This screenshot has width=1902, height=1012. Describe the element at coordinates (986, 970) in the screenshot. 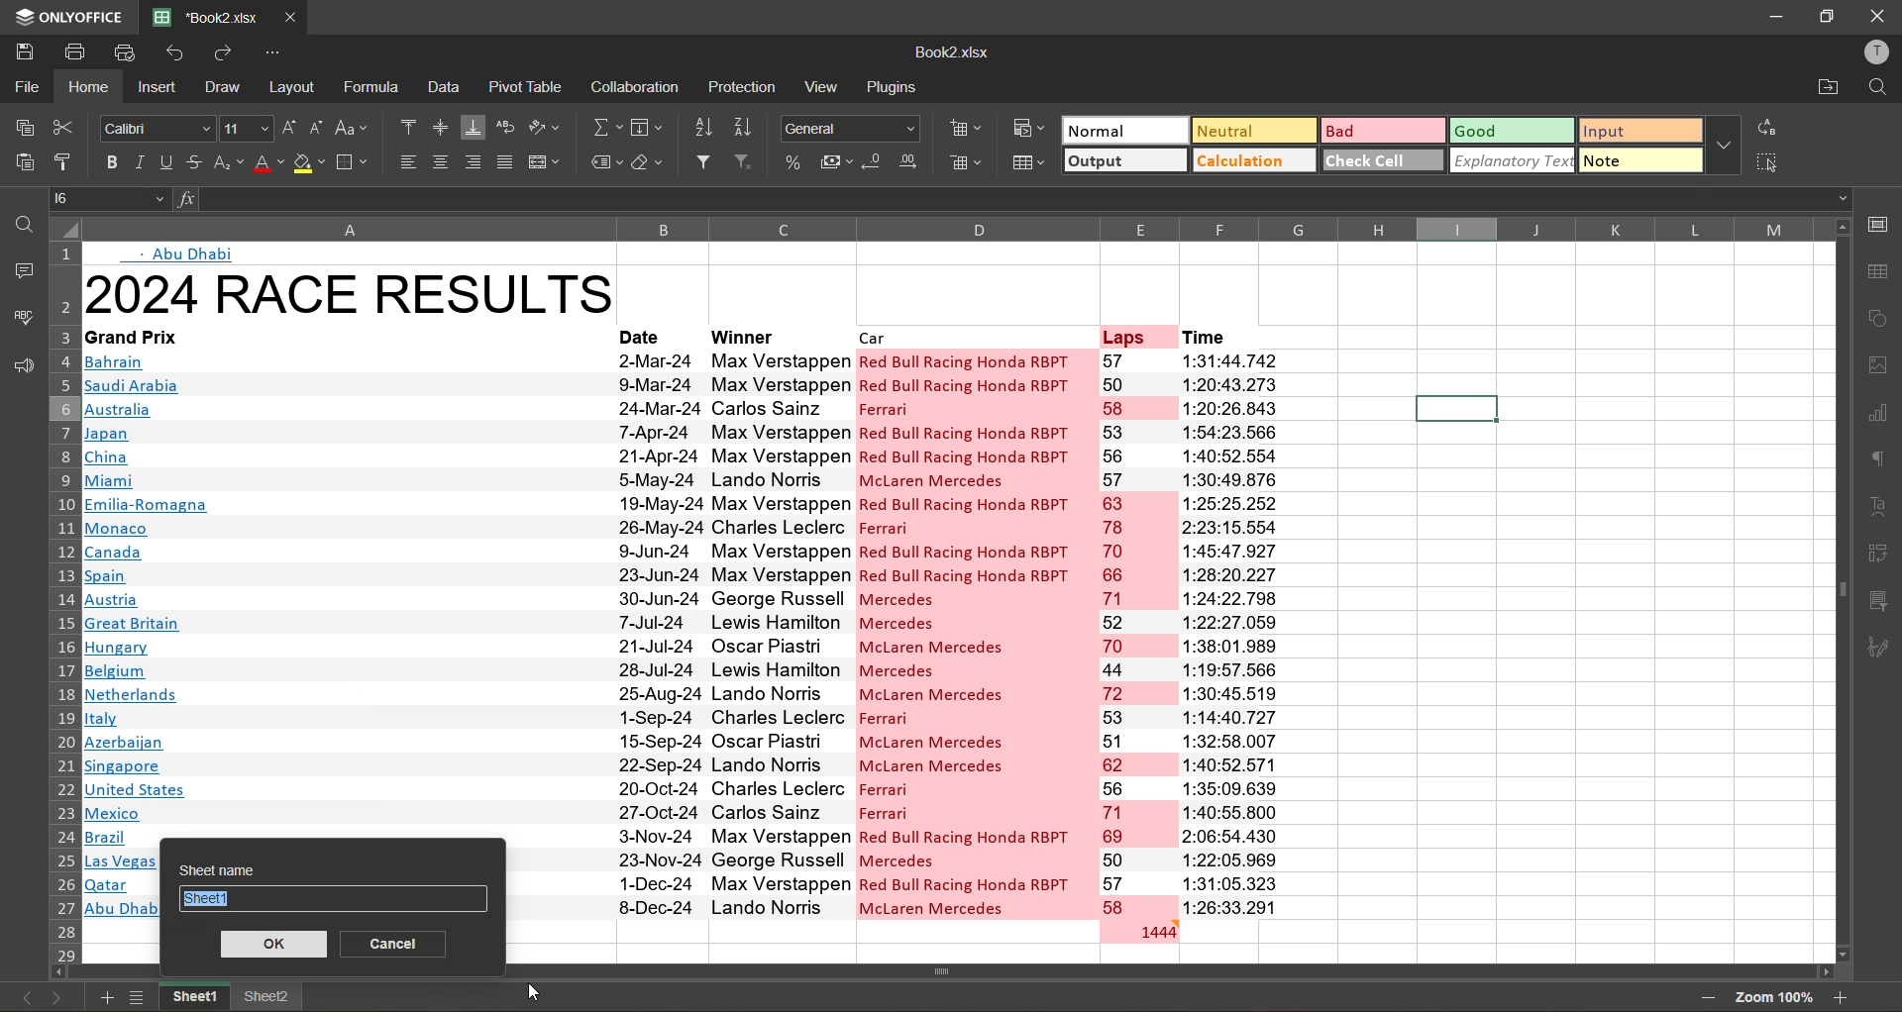

I see `scroll bar` at that location.